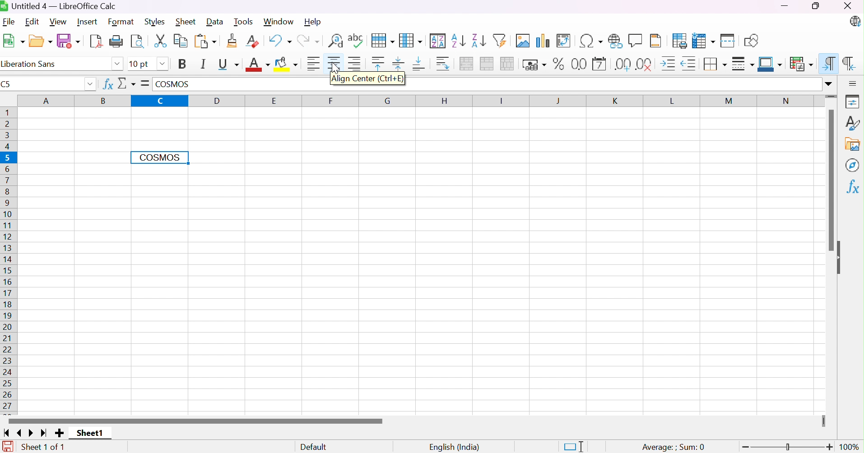  What do you see at coordinates (847, 6) in the screenshot?
I see `Close` at bounding box center [847, 6].